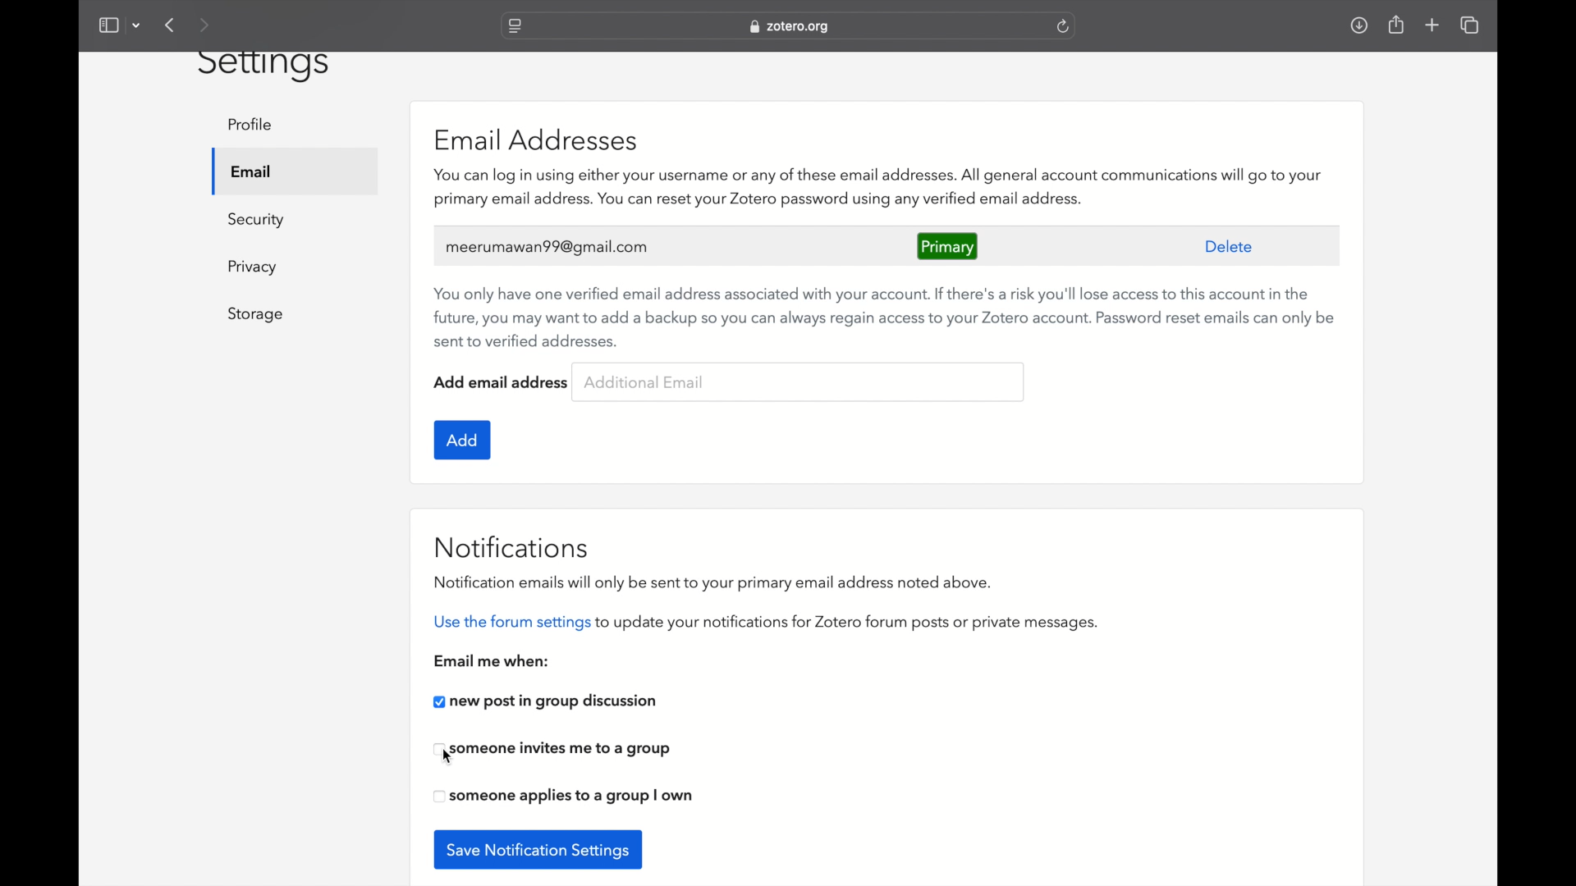 This screenshot has height=886, width=1576. Describe the element at coordinates (881, 315) in the screenshot. I see `You only have one verified email address associated with your account. If there's a risk you'll lose access to this account in the
future, you may want to add a backup so you can always regain access to your Zotero account. Password reset emails can only be
sent to verified addresses.` at that location.